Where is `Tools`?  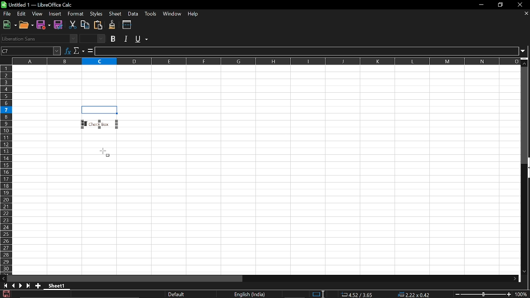
Tools is located at coordinates (150, 14).